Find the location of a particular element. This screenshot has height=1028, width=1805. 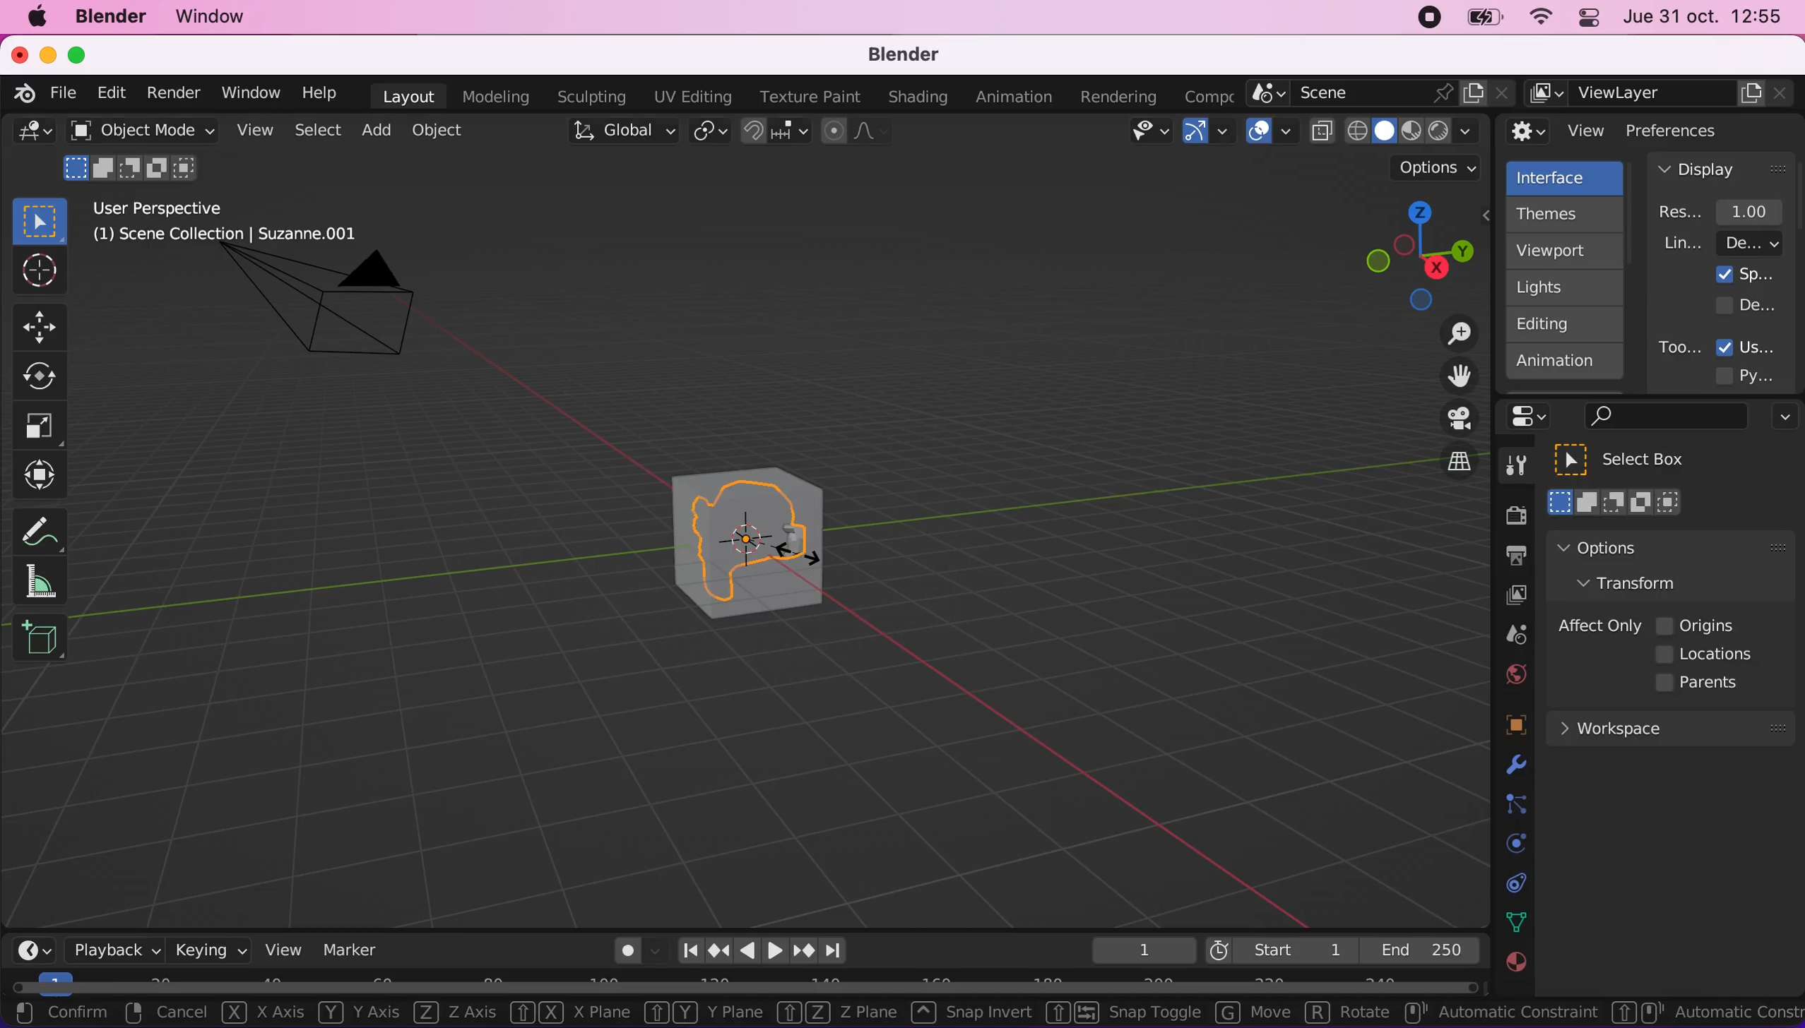

y axis is located at coordinates (352, 1014).